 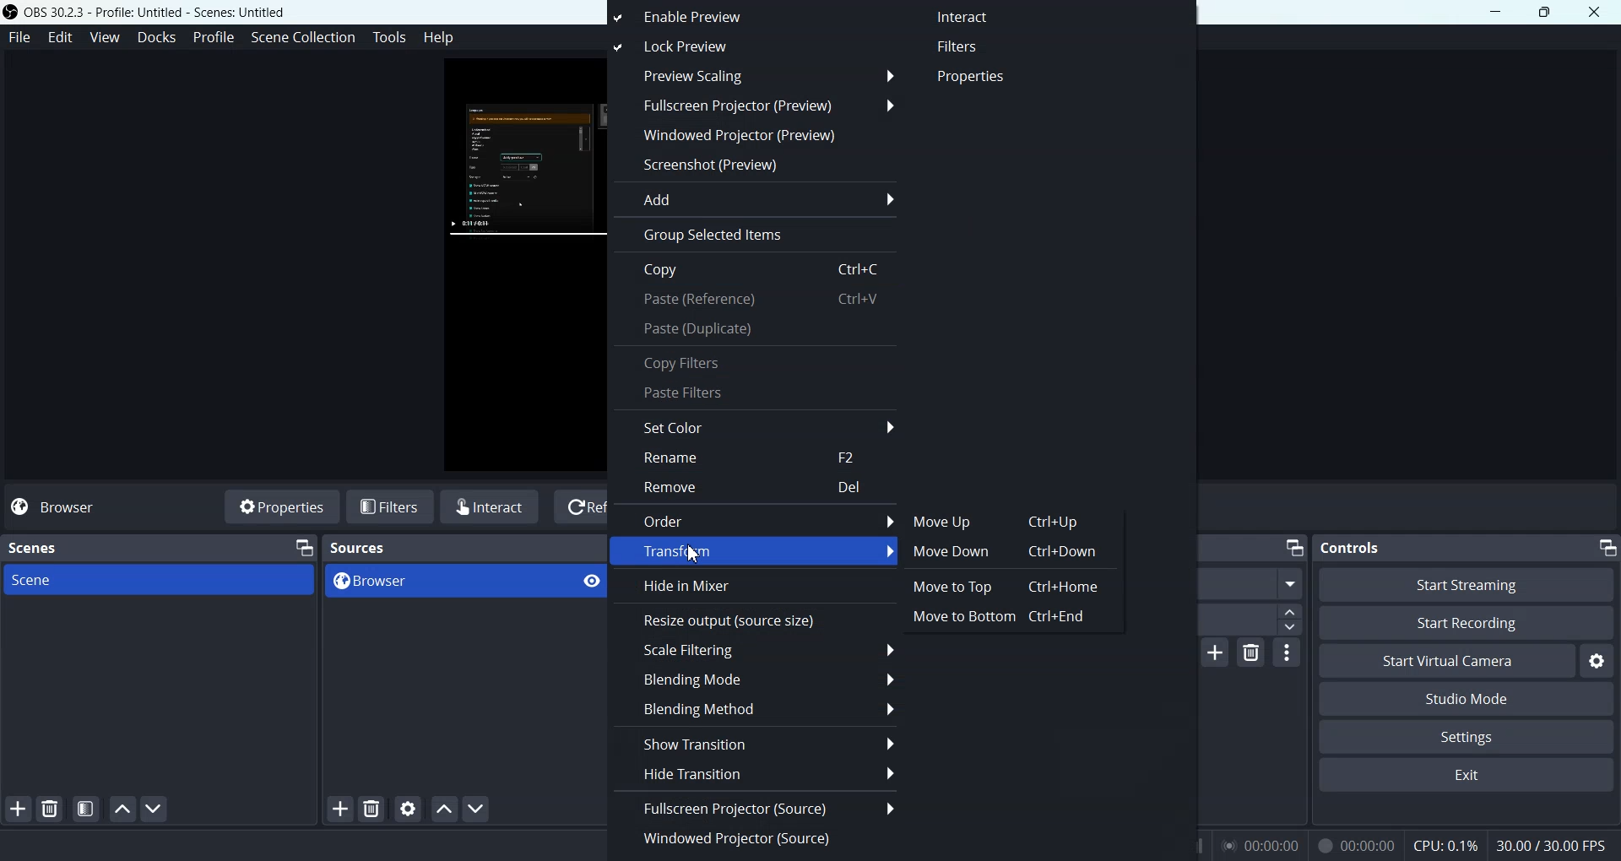 I want to click on Fullscreen Projector (preview), so click(x=752, y=106).